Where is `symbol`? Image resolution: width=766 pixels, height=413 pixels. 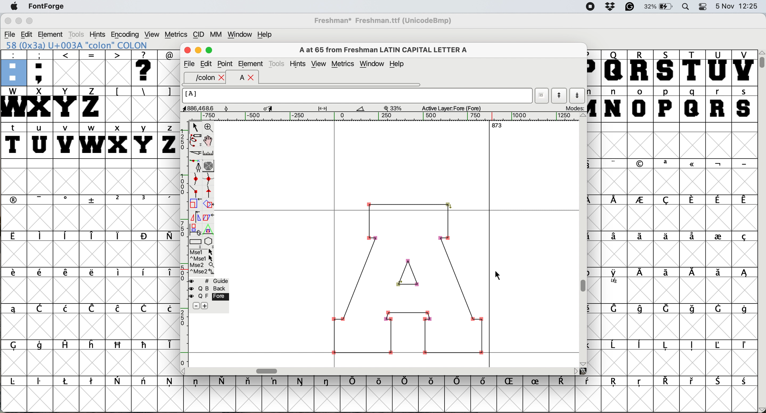 symbol is located at coordinates (538, 380).